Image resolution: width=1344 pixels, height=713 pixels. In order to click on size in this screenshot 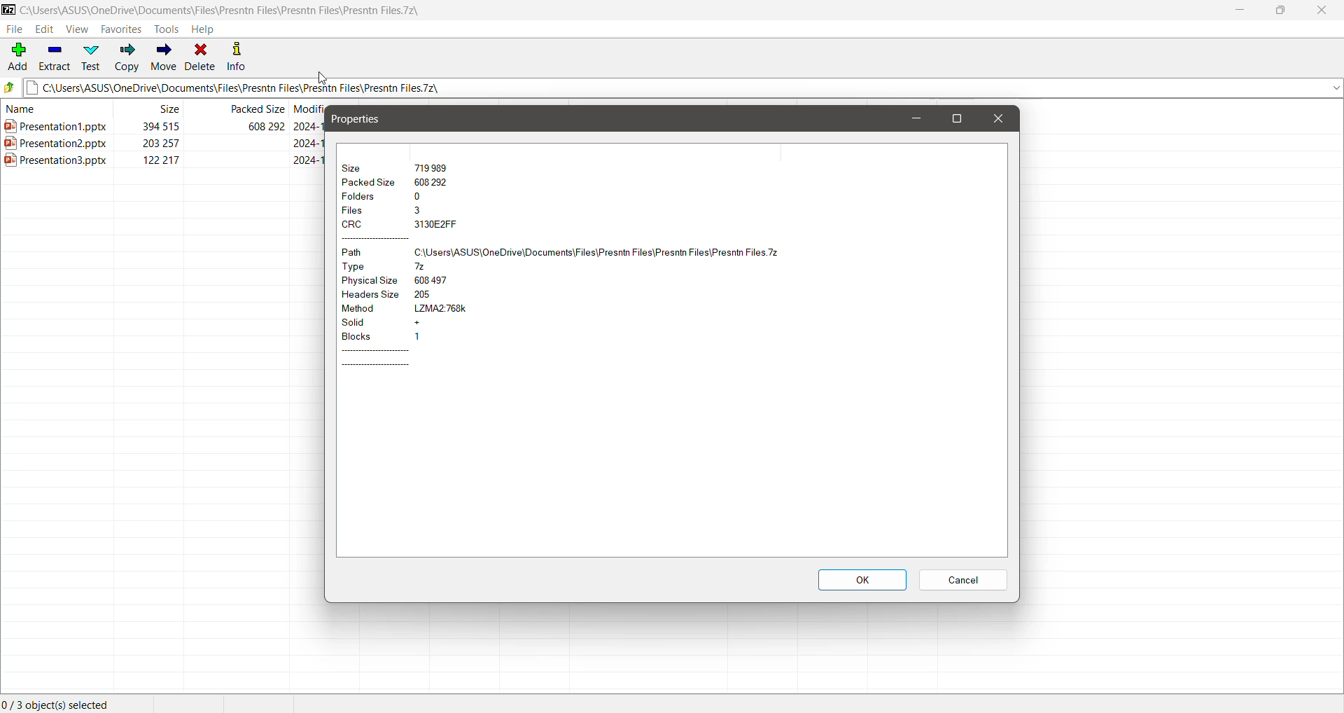, I will do `click(175, 109)`.